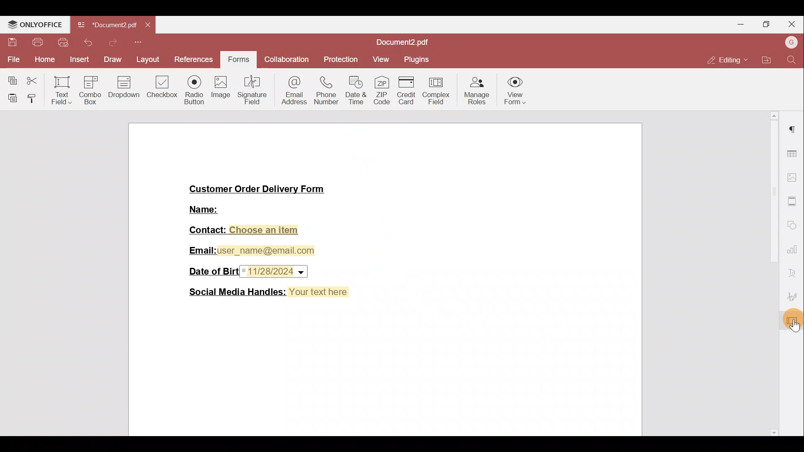  Describe the element at coordinates (725, 60) in the screenshot. I see `Editing mode` at that location.